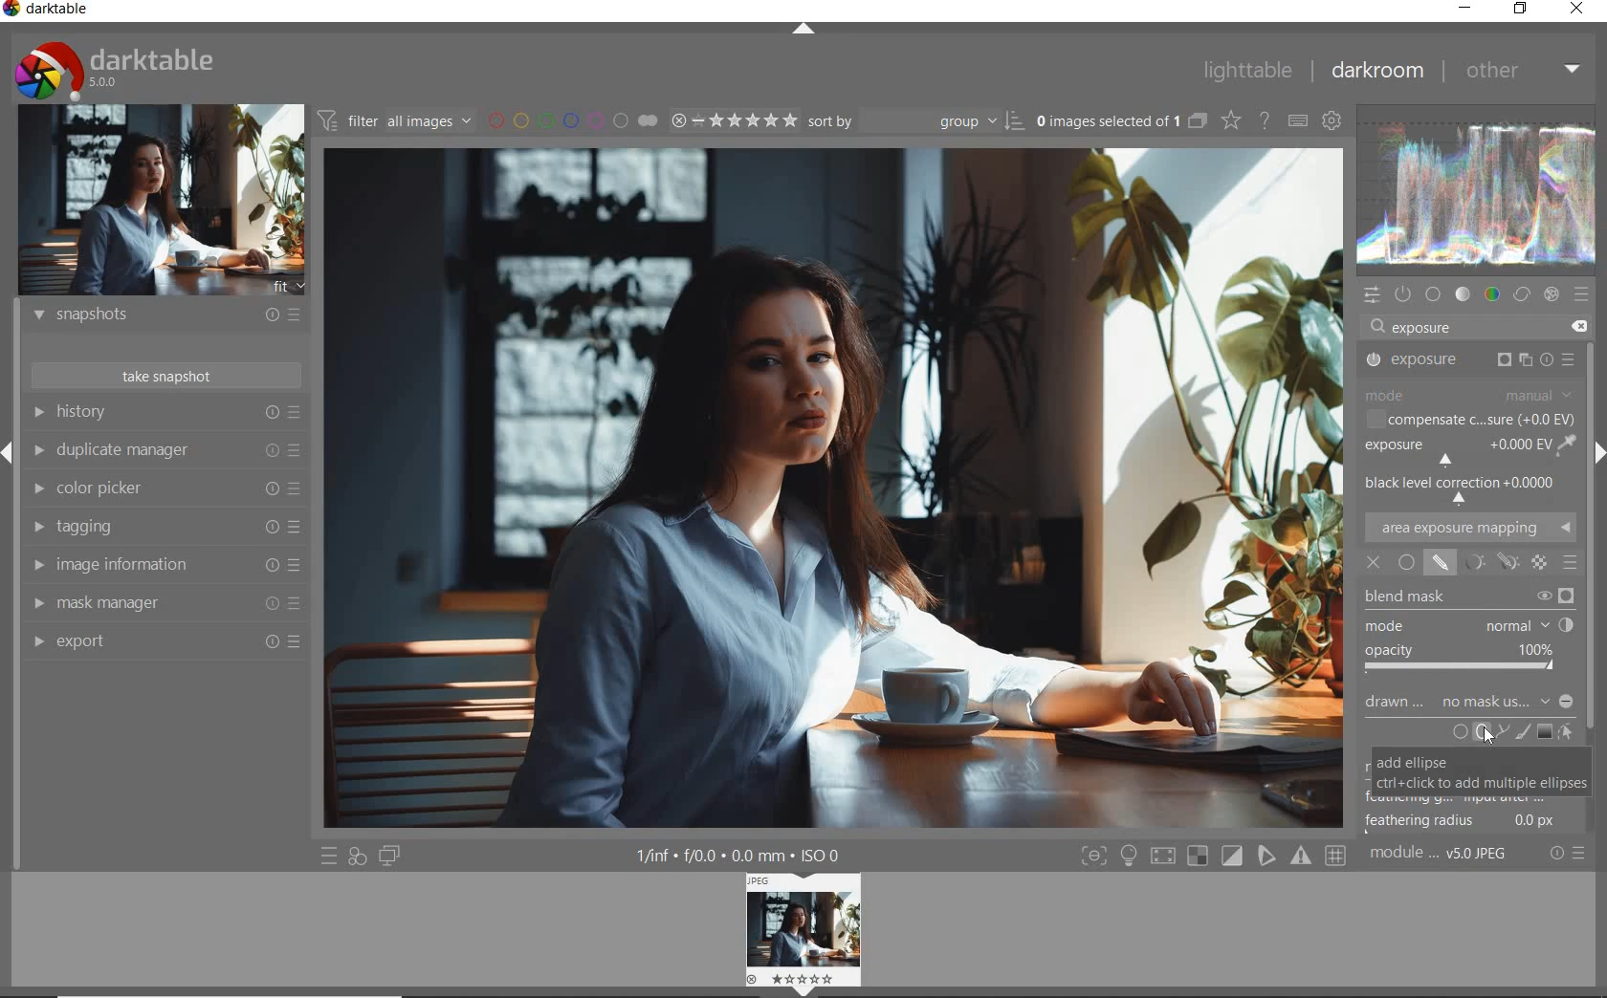 This screenshot has width=1607, height=998. Describe the element at coordinates (164, 411) in the screenshot. I see `history` at that location.